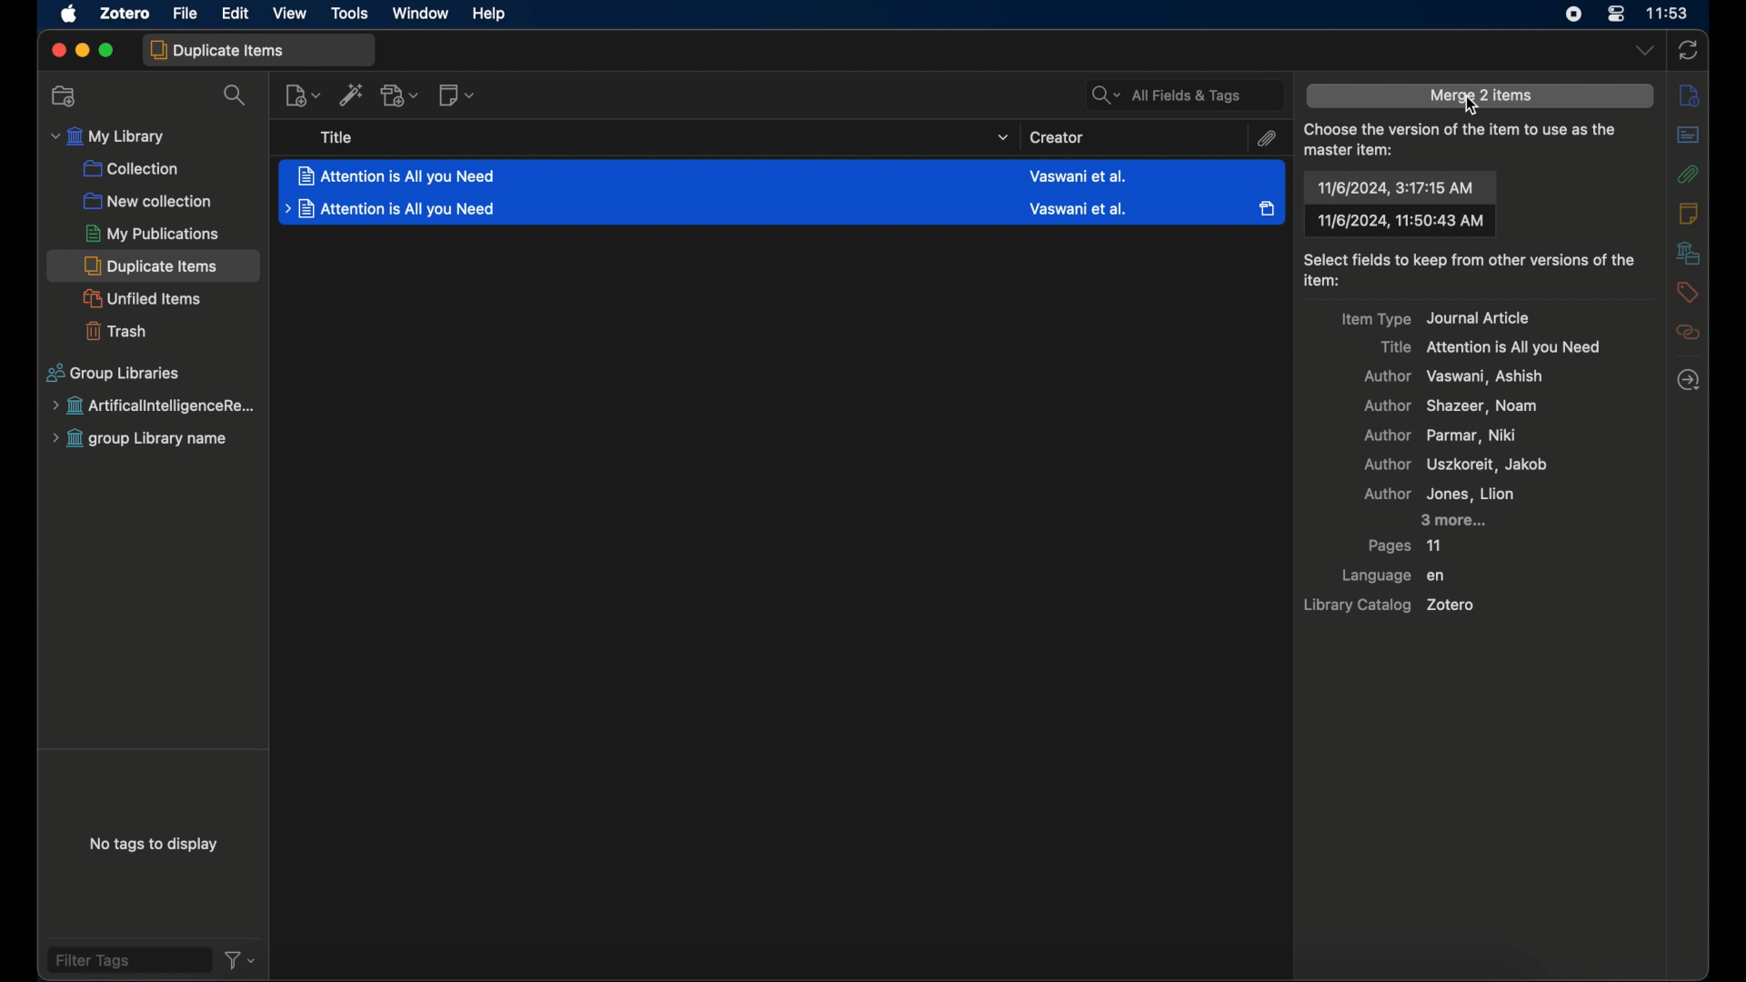 This screenshot has width=1746, height=982. Describe the element at coordinates (240, 962) in the screenshot. I see `filter` at that location.